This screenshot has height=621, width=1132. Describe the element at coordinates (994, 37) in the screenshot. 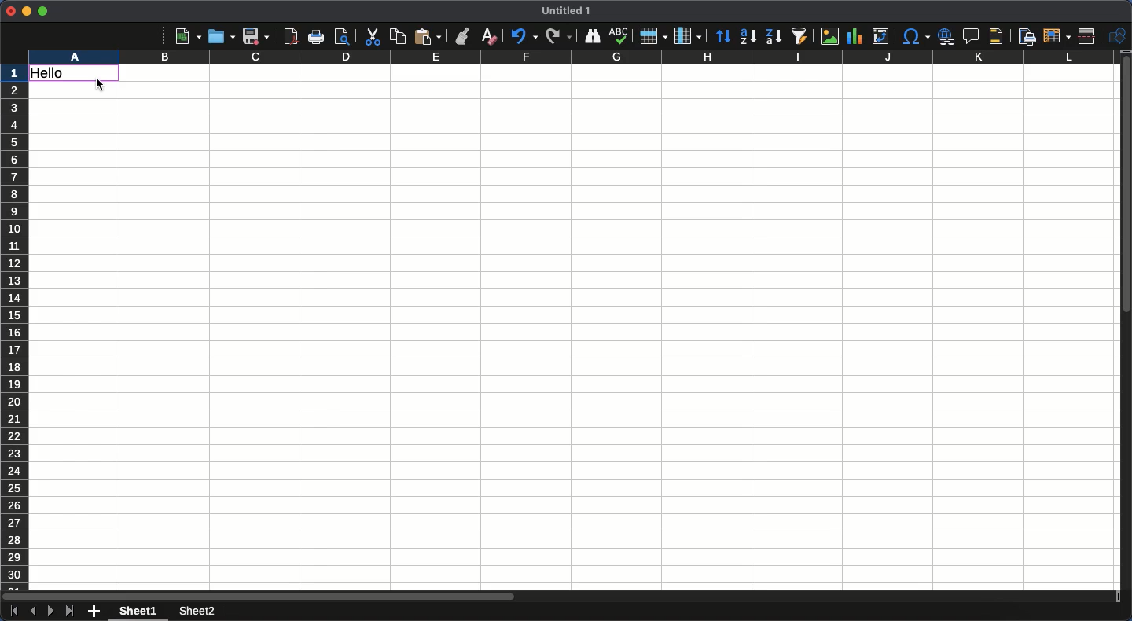

I see `Headers and footers` at that location.